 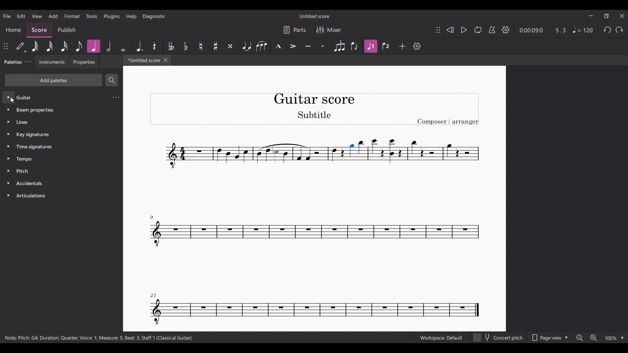 What do you see at coordinates (402, 46) in the screenshot?
I see `Add` at bounding box center [402, 46].